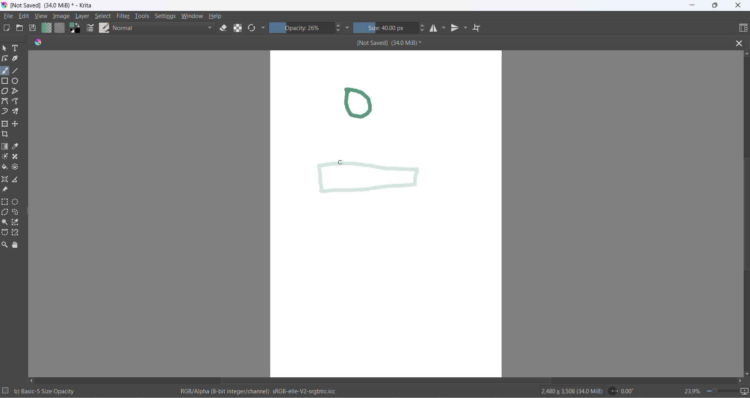 The width and height of the screenshot is (750, 398). Describe the element at coordinates (18, 91) in the screenshot. I see `polyline tool` at that location.